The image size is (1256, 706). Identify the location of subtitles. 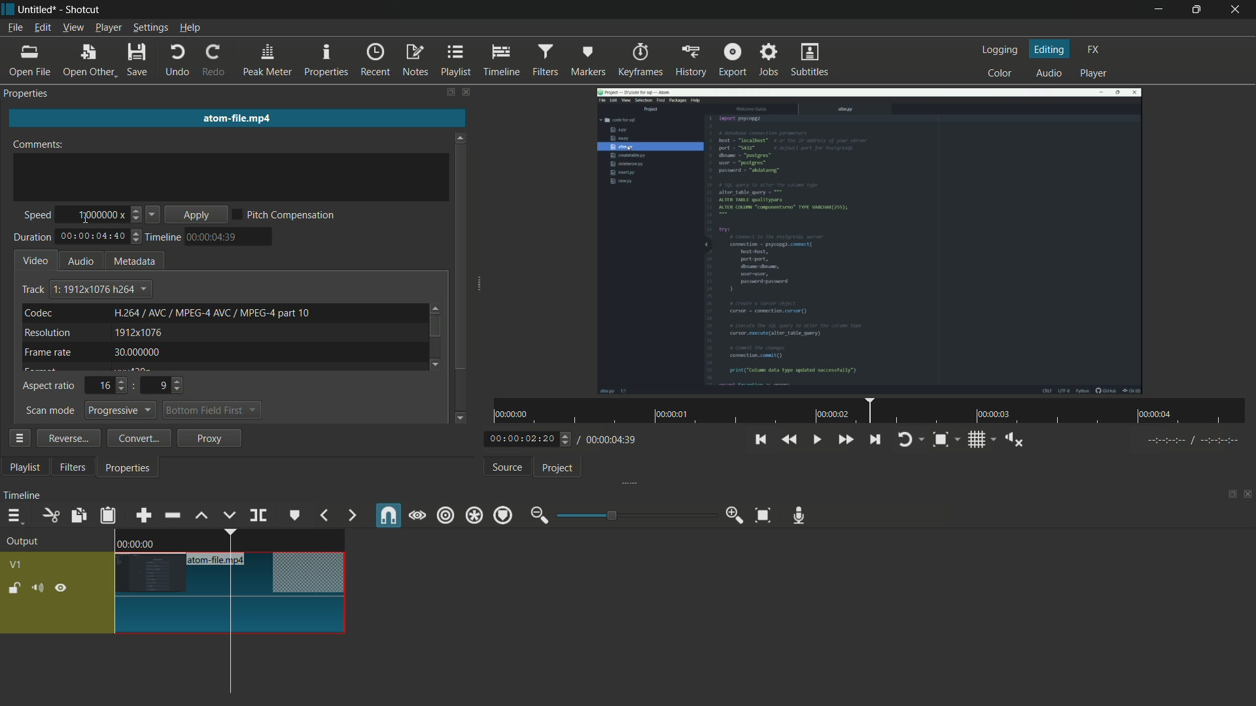
(811, 59).